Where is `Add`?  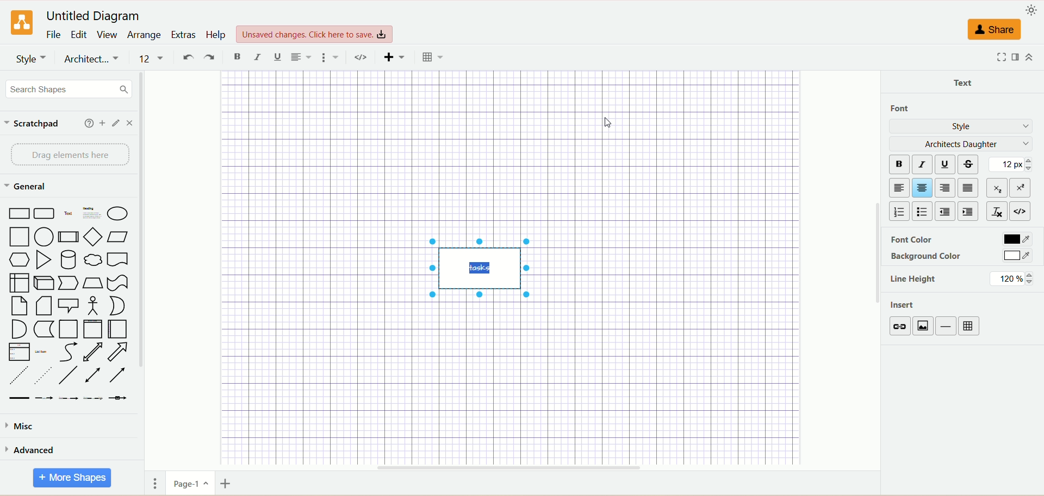 Add is located at coordinates (394, 59).